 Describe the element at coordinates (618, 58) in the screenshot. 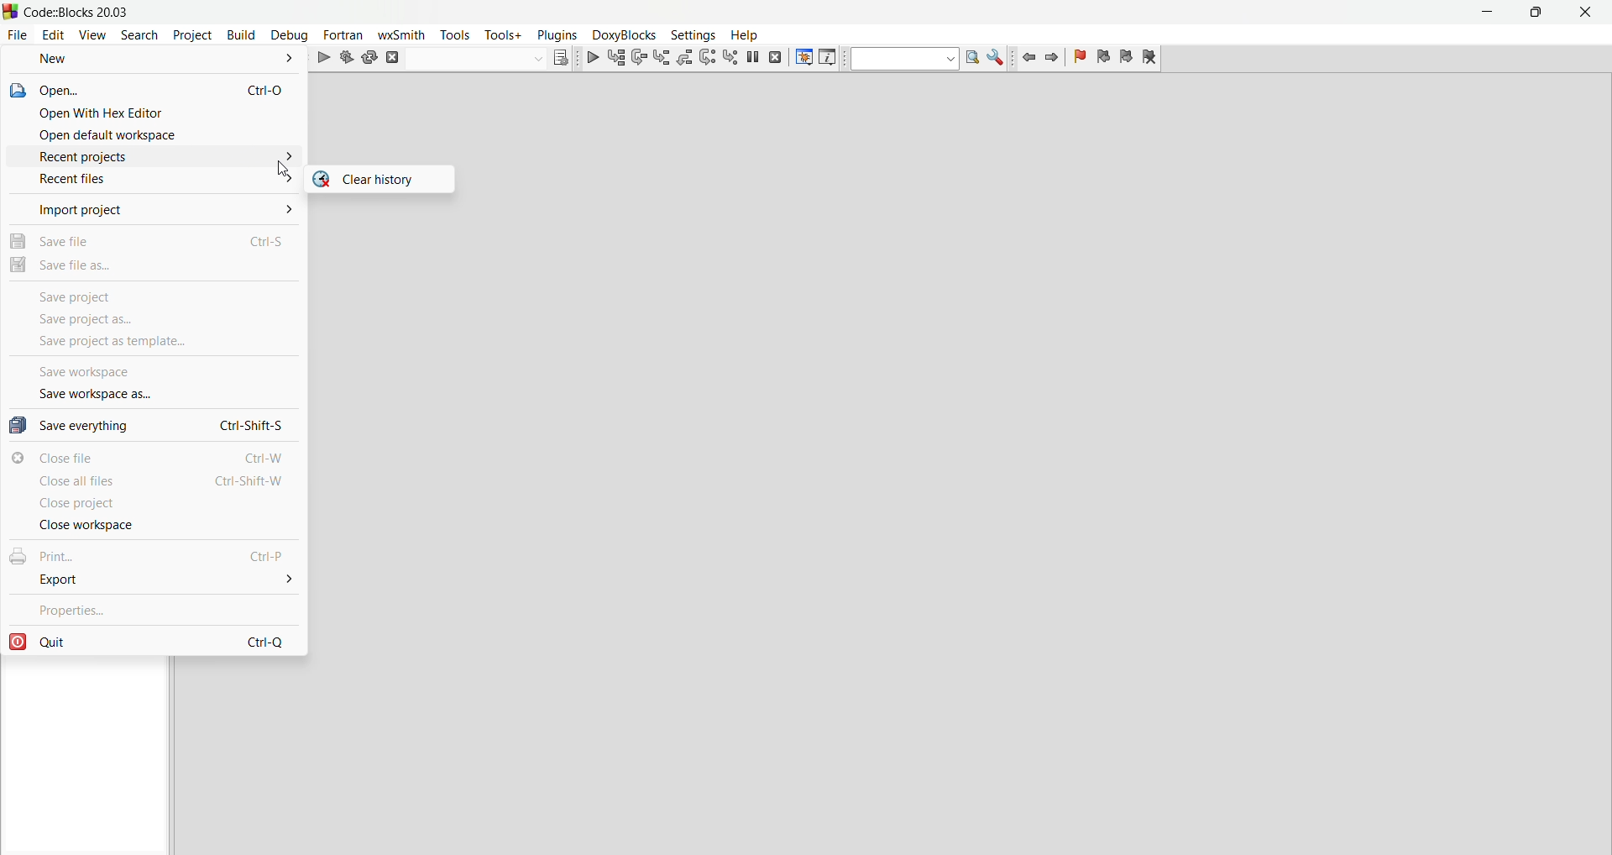

I see `run to ursor` at that location.